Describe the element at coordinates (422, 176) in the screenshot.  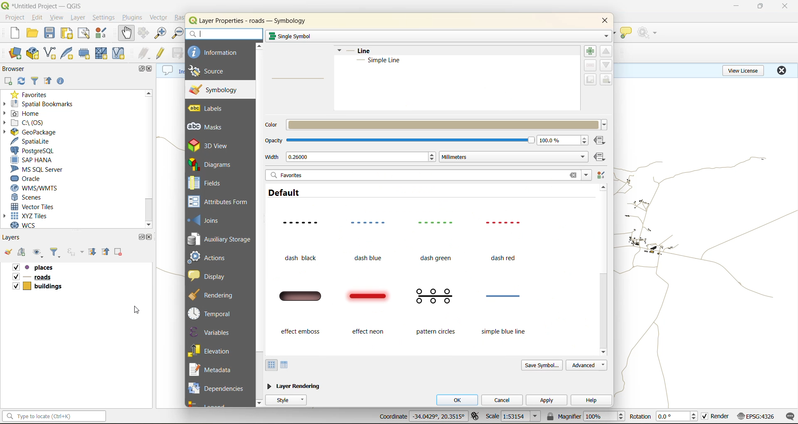
I see `favorites` at that location.